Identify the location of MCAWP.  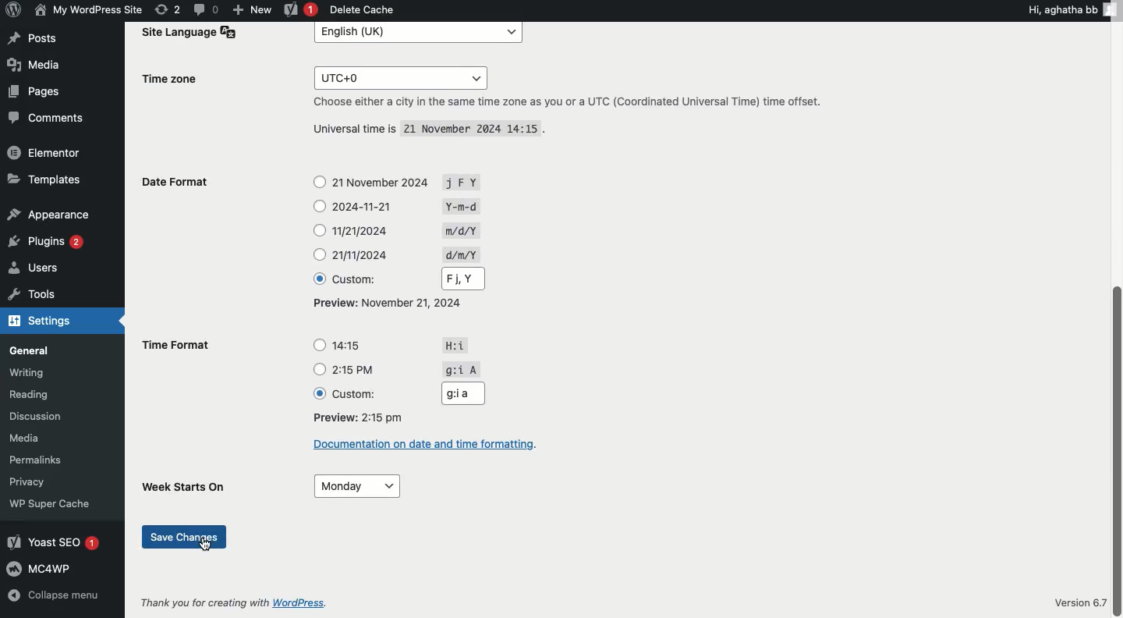
(45, 569).